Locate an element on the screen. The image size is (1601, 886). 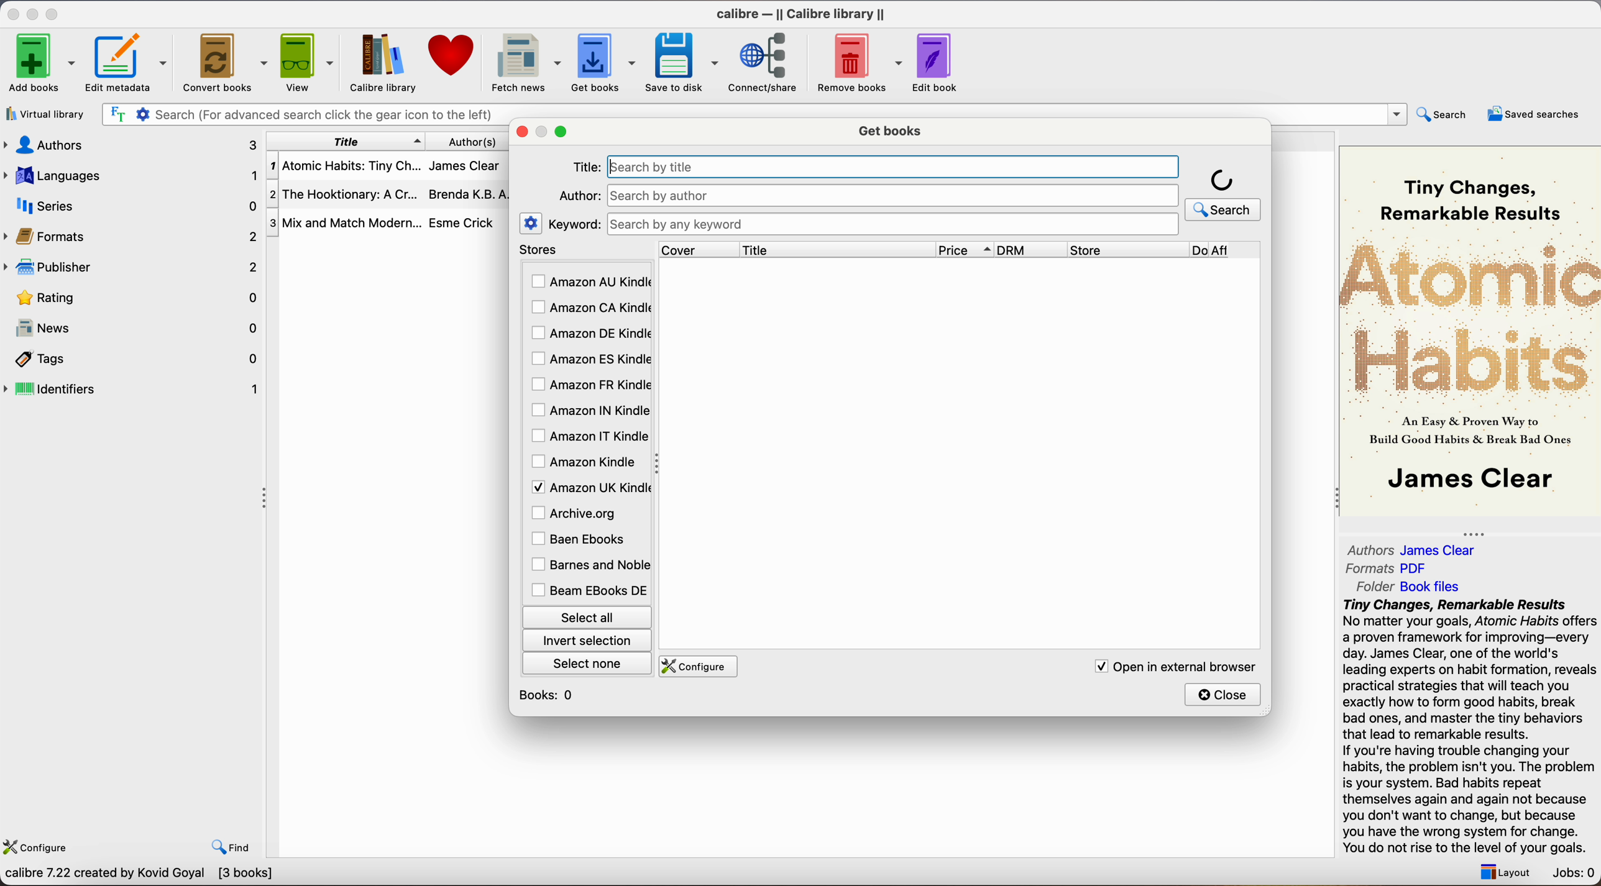
news is located at coordinates (134, 330).